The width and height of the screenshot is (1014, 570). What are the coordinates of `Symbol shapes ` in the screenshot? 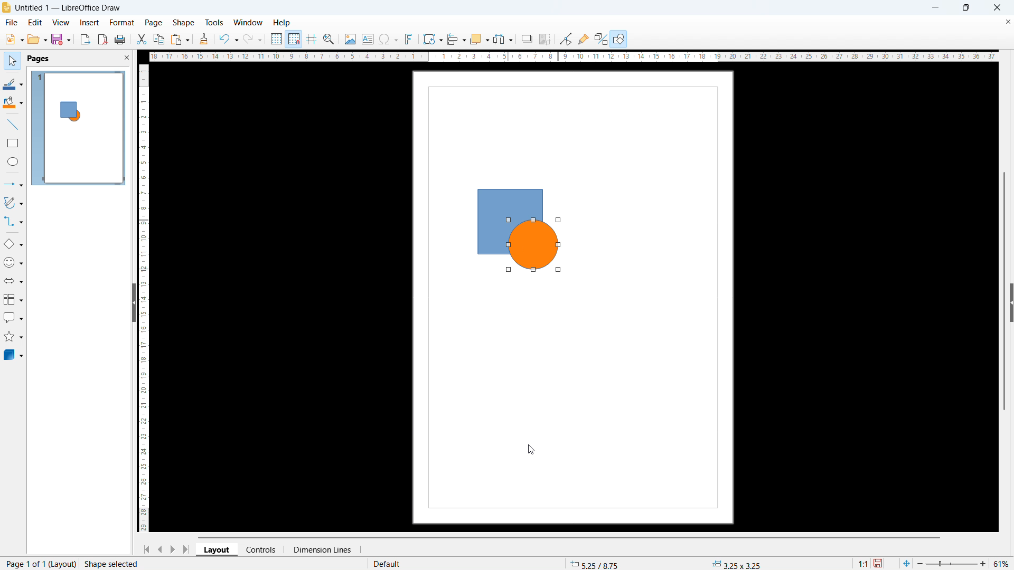 It's located at (14, 261).